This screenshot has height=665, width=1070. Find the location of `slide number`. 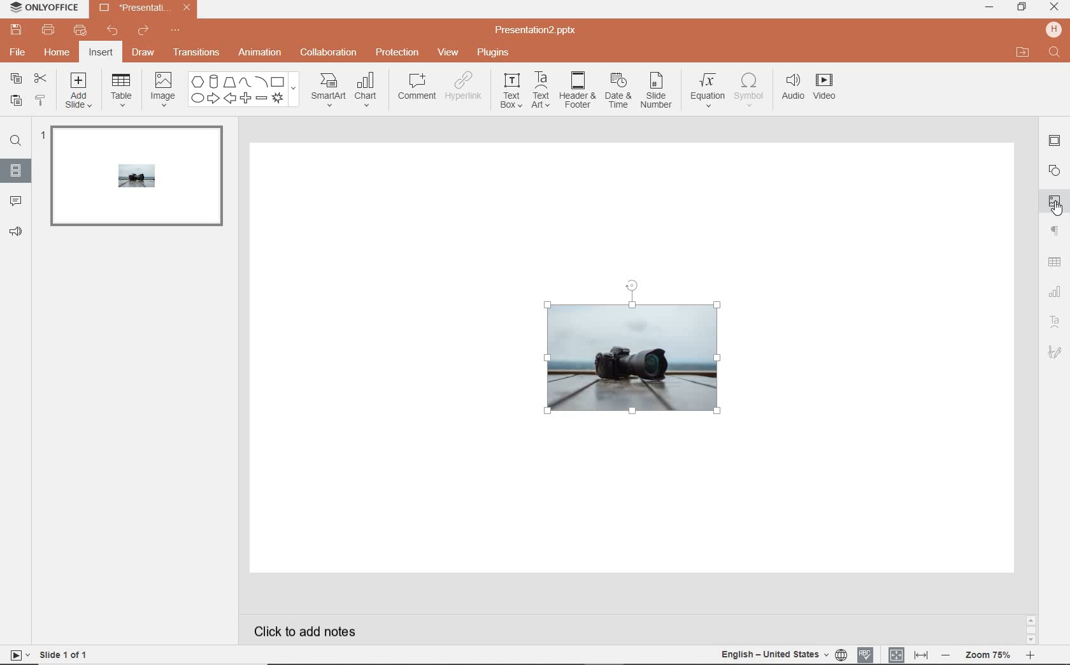

slide number is located at coordinates (659, 90).